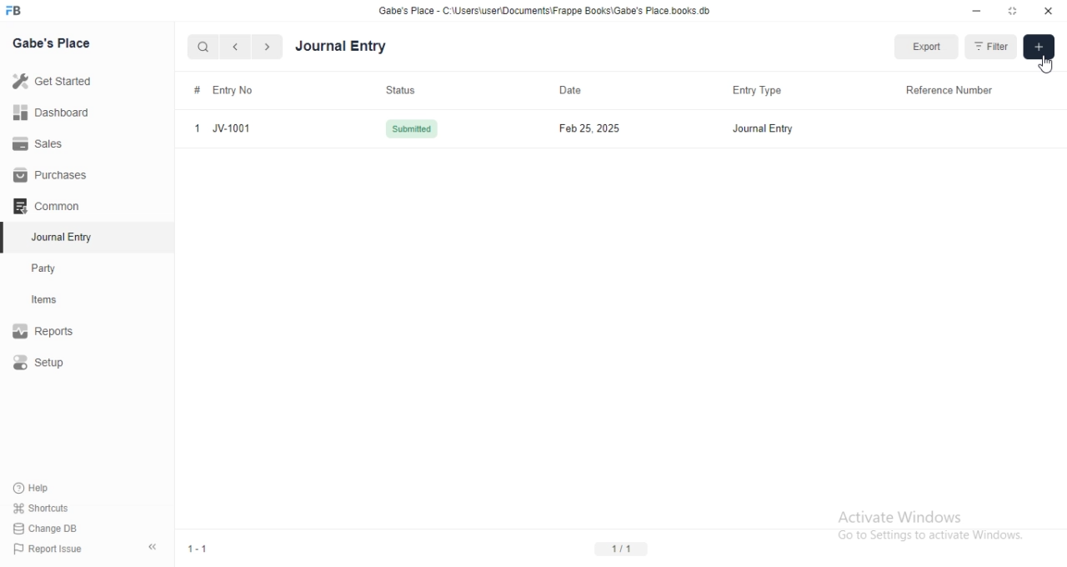 This screenshot has height=567, width=1067. I want to click on resize, so click(1009, 10).